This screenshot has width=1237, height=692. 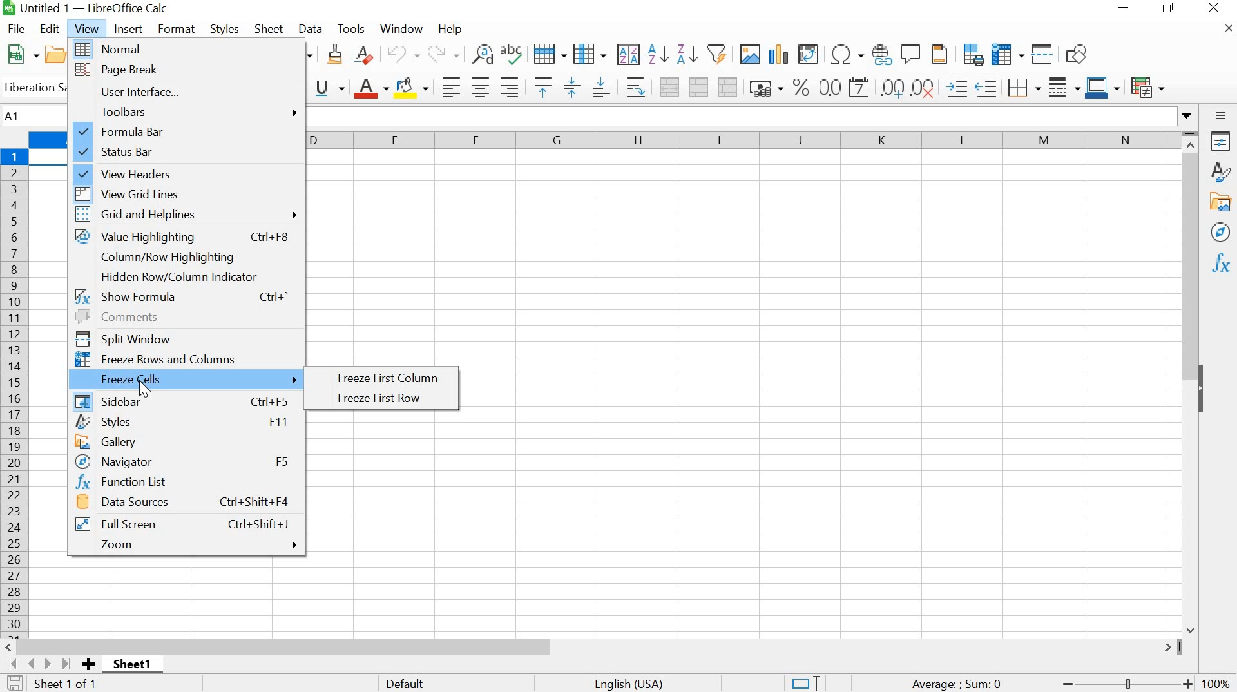 What do you see at coordinates (177, 28) in the screenshot?
I see `FORMAT` at bounding box center [177, 28].